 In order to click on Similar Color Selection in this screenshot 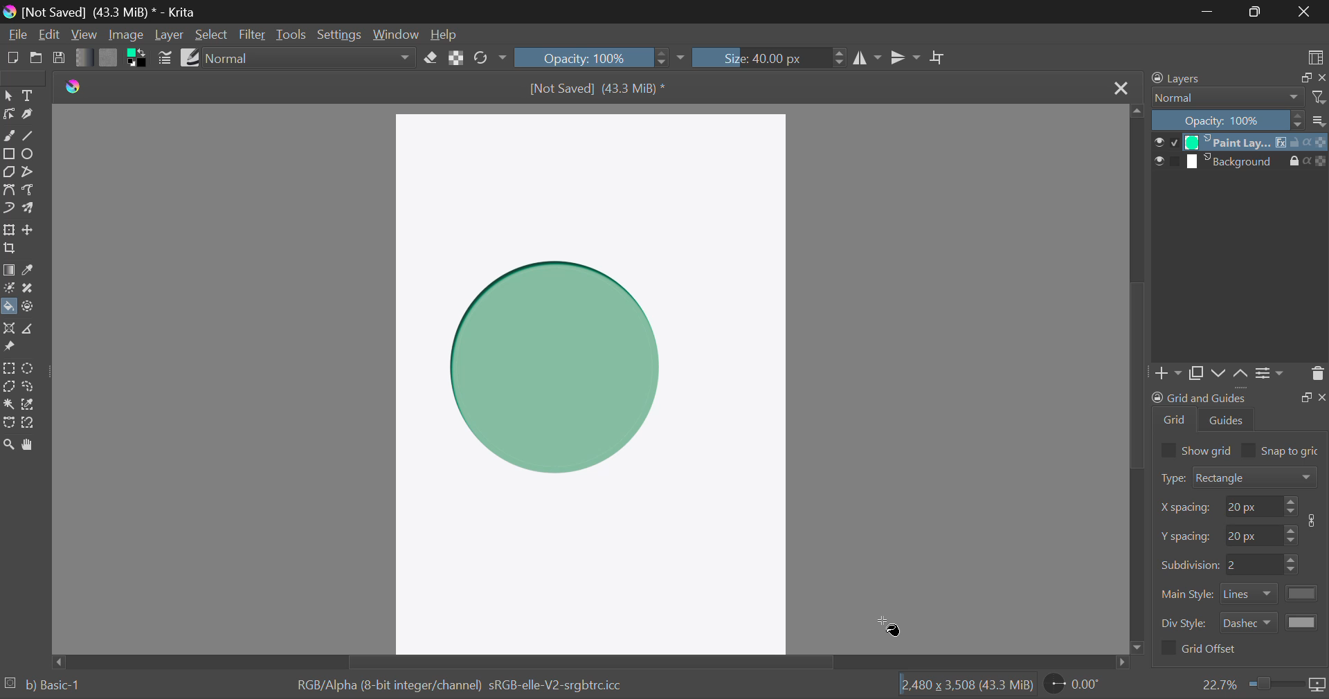, I will do `click(28, 406)`.